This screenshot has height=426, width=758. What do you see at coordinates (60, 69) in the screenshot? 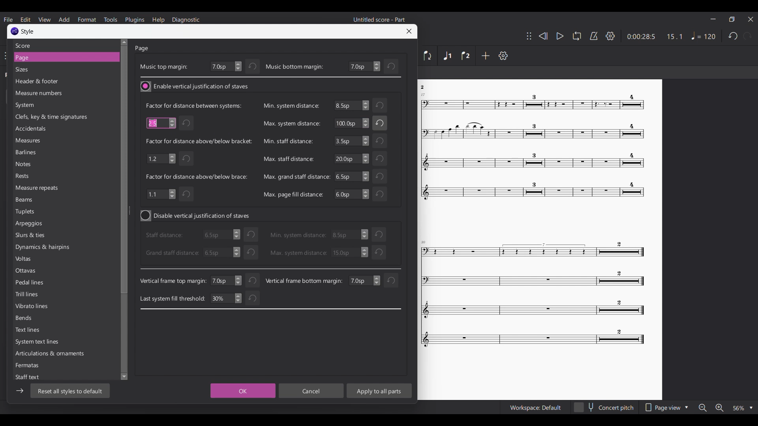
I see `Sizes` at bounding box center [60, 69].